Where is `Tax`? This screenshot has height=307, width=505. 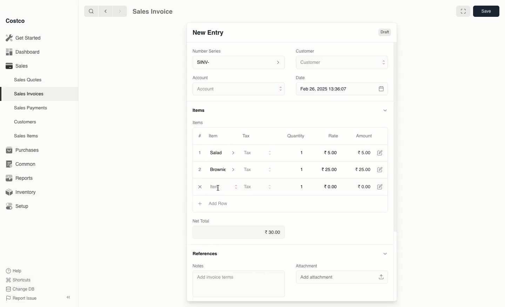 Tax is located at coordinates (257, 187).